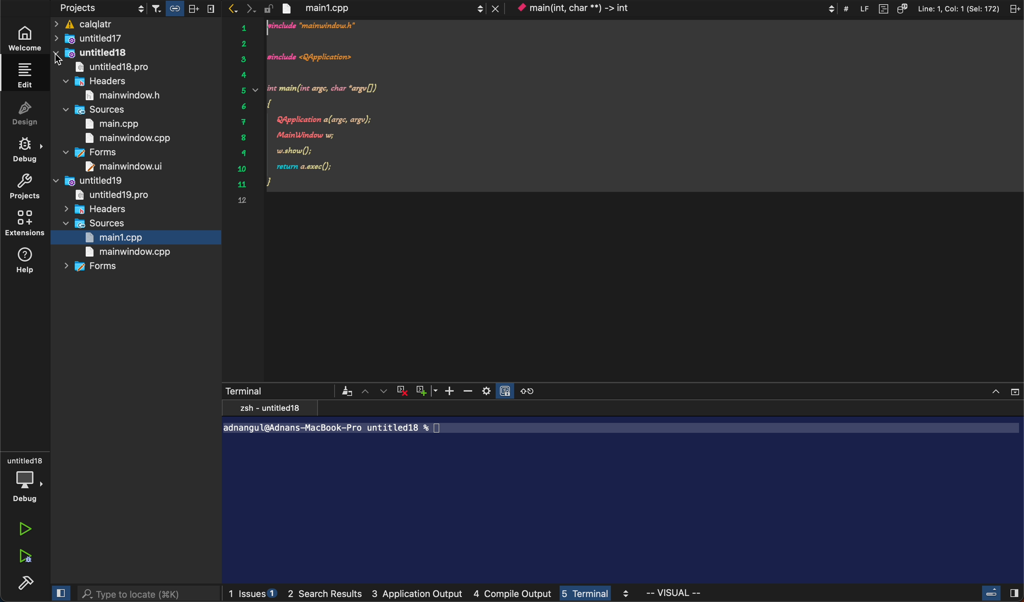 The width and height of the screenshot is (1024, 602). What do you see at coordinates (102, 223) in the screenshot?
I see `sources` at bounding box center [102, 223].